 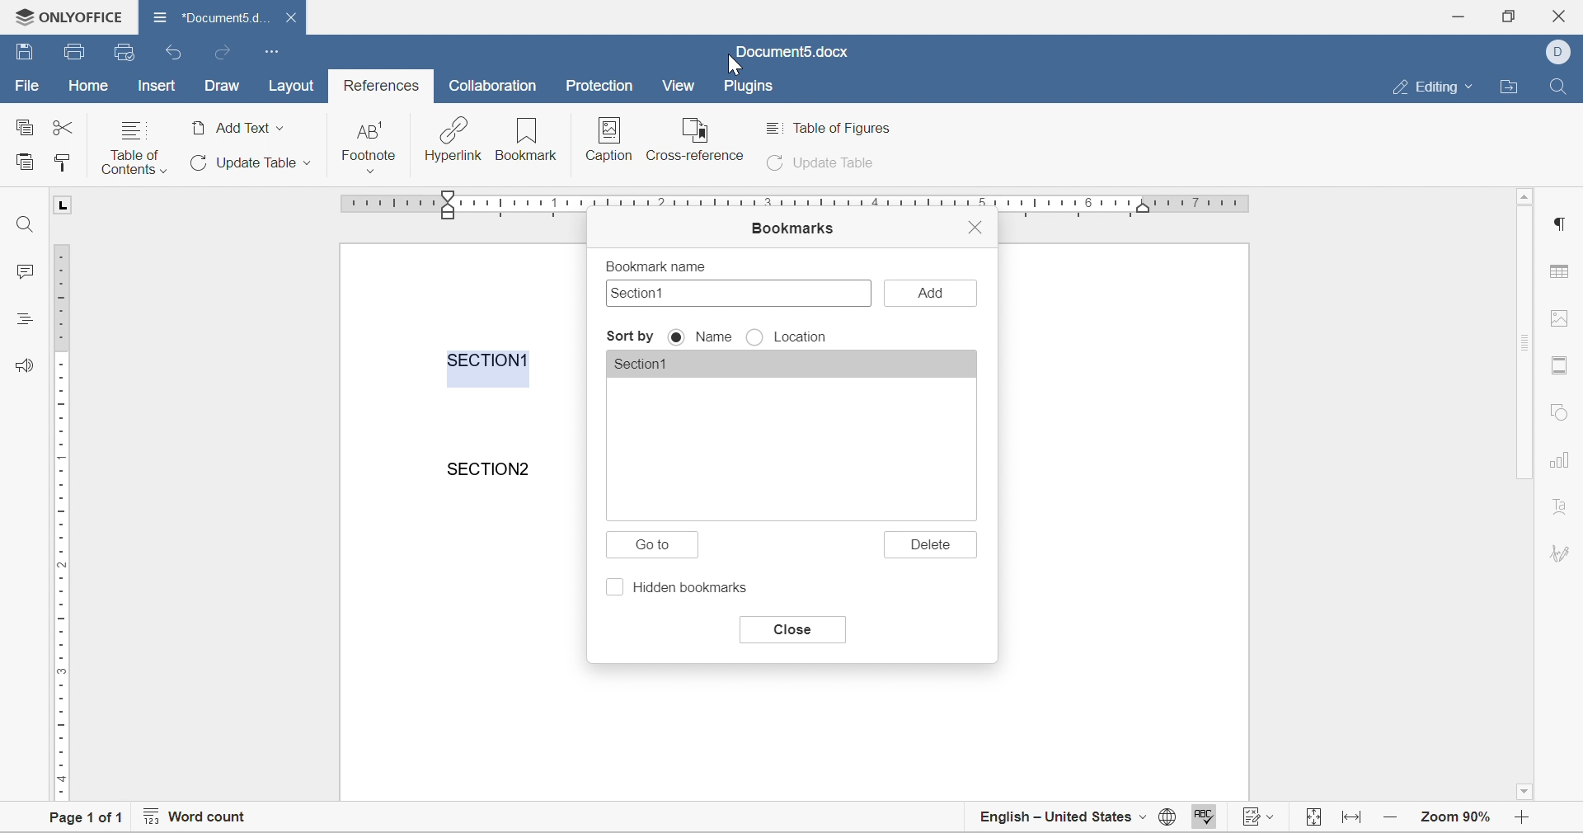 What do you see at coordinates (1167, 821) in the screenshot?
I see `set document language` at bounding box center [1167, 821].